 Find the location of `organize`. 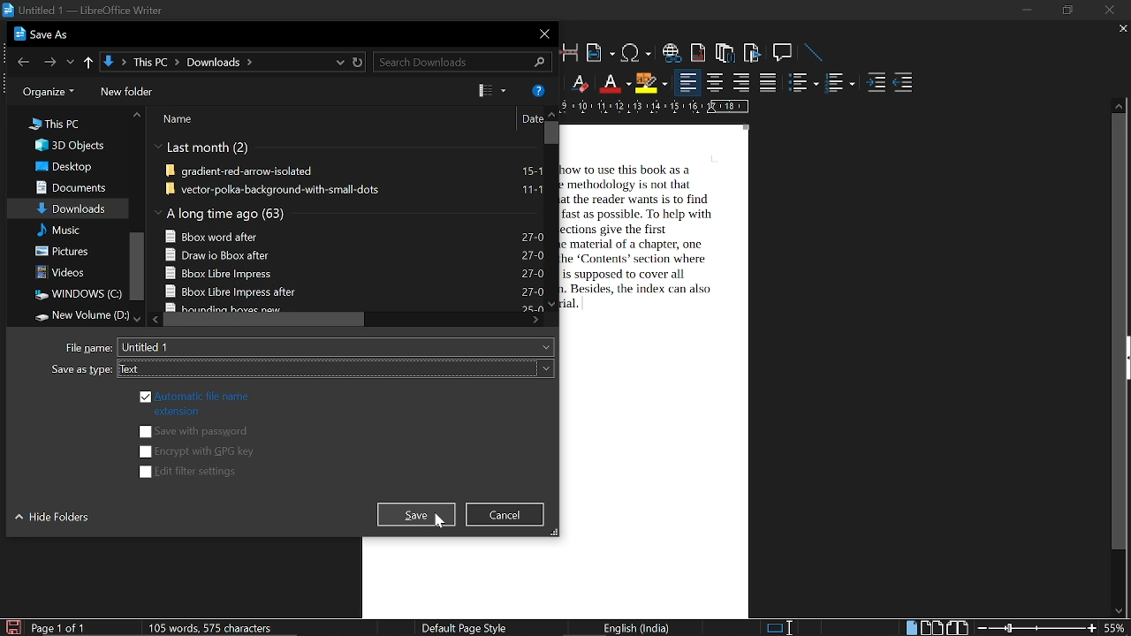

organize is located at coordinates (44, 92).